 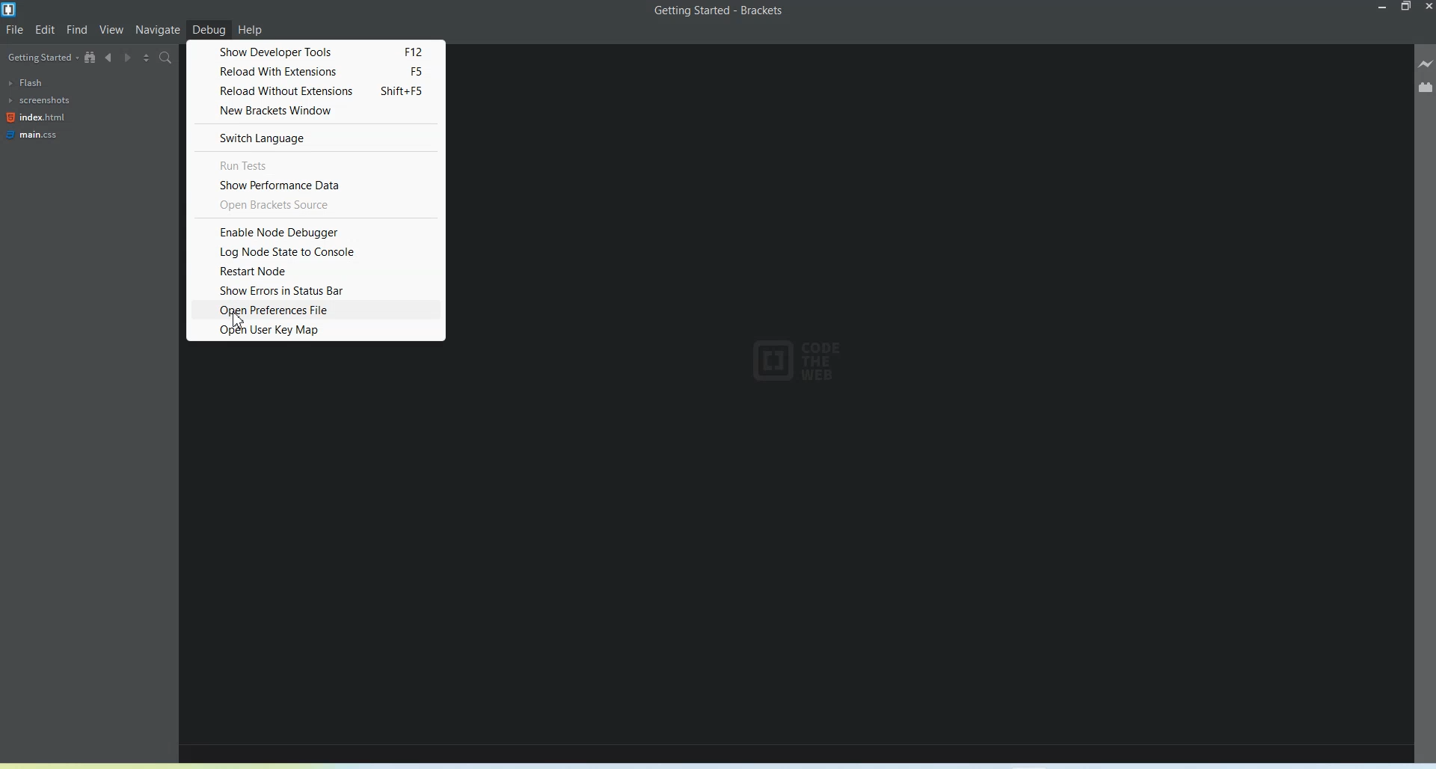 What do you see at coordinates (1427, 8) in the screenshot?
I see `Close` at bounding box center [1427, 8].